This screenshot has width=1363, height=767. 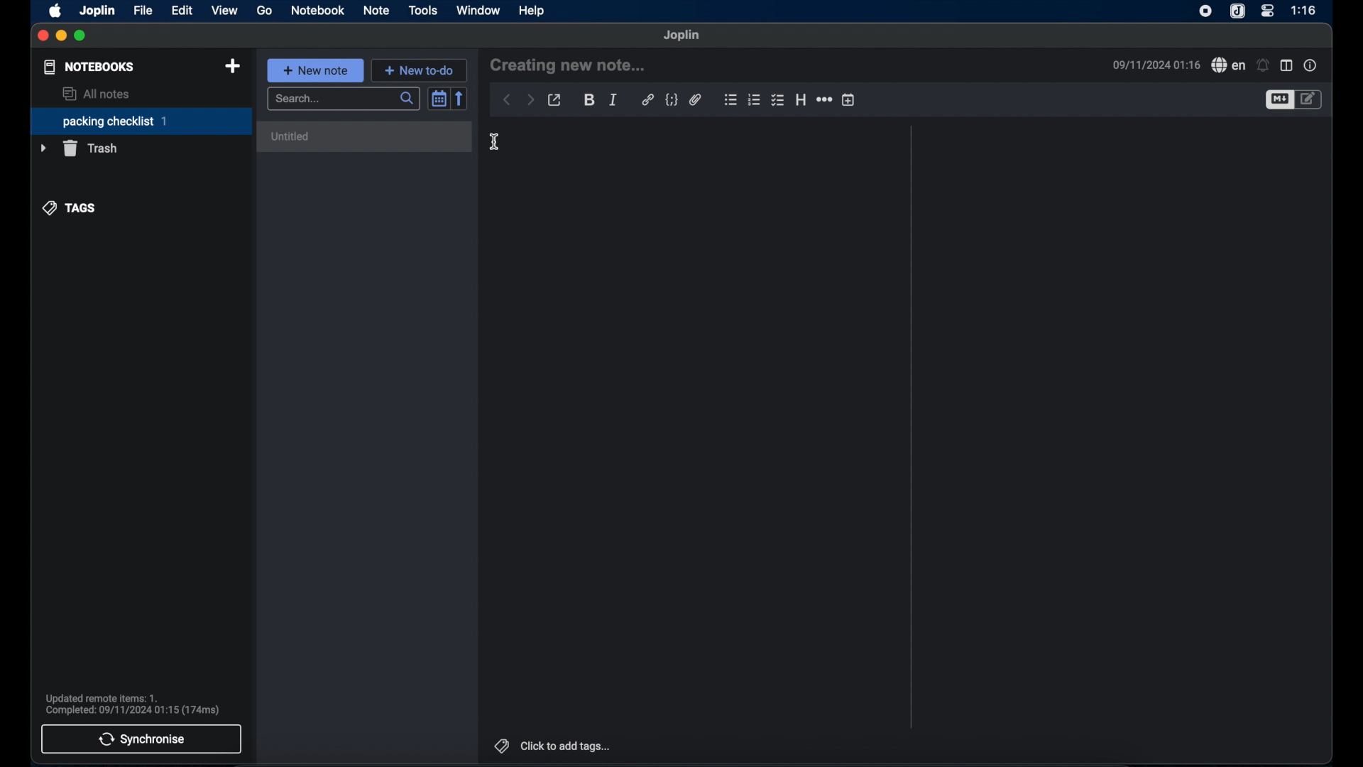 I want to click on notebooks, so click(x=89, y=67).